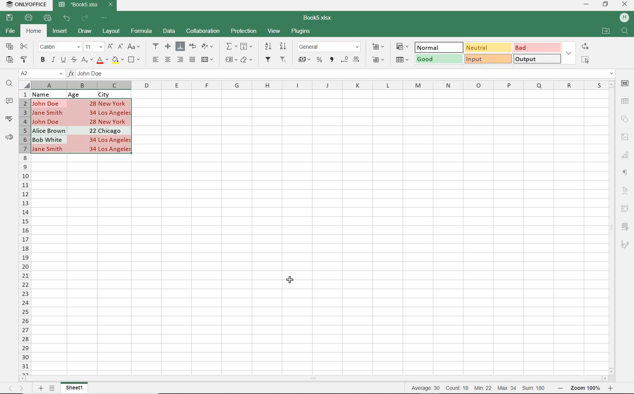 Image resolution: width=634 pixels, height=394 pixels. I want to click on RESTORE DOWN, so click(606, 4).